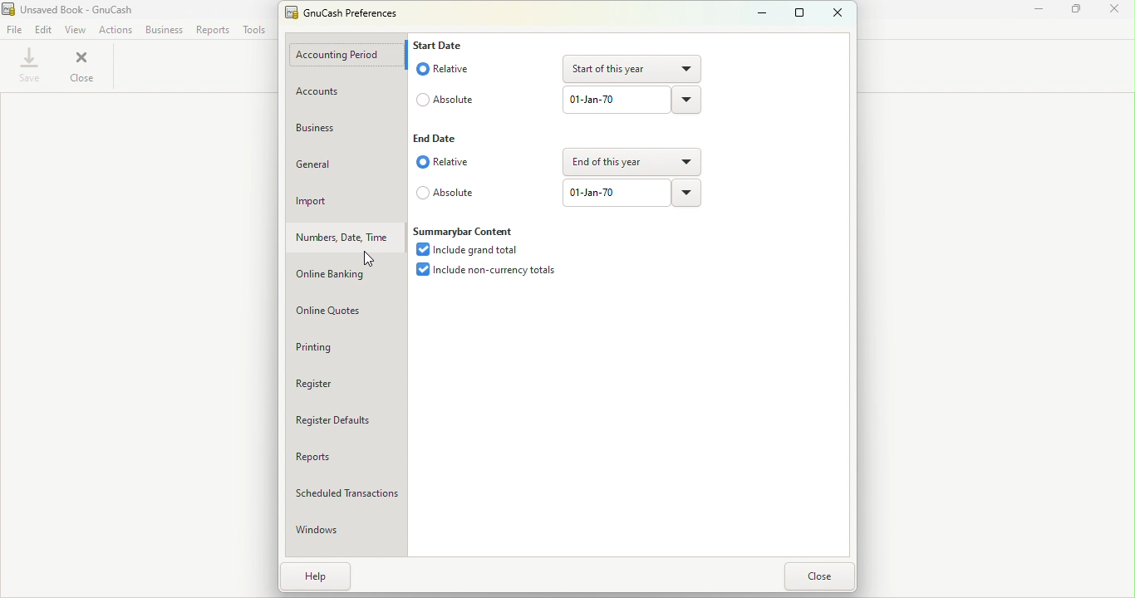 The width and height of the screenshot is (1135, 598). What do you see at coordinates (464, 248) in the screenshot?
I see `Include grand total` at bounding box center [464, 248].